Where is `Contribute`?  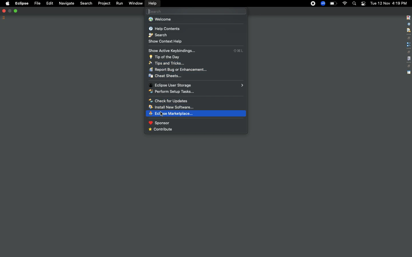
Contribute is located at coordinates (161, 130).